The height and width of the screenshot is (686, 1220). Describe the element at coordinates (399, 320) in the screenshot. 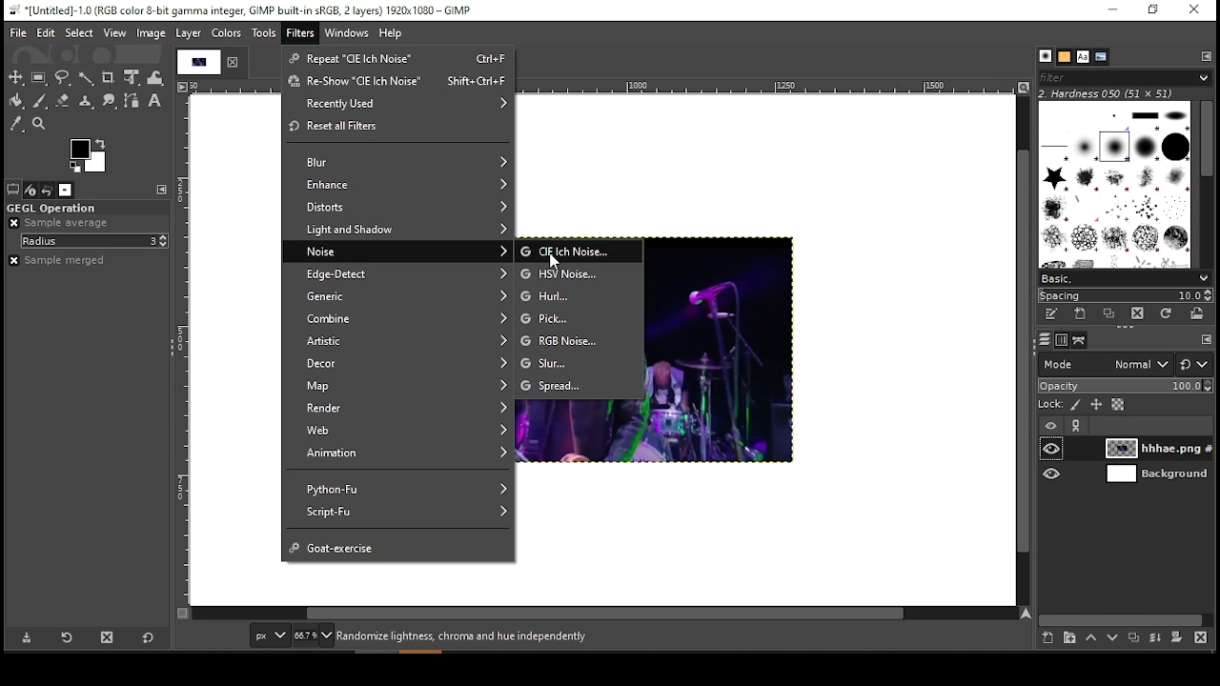

I see `combine` at that location.